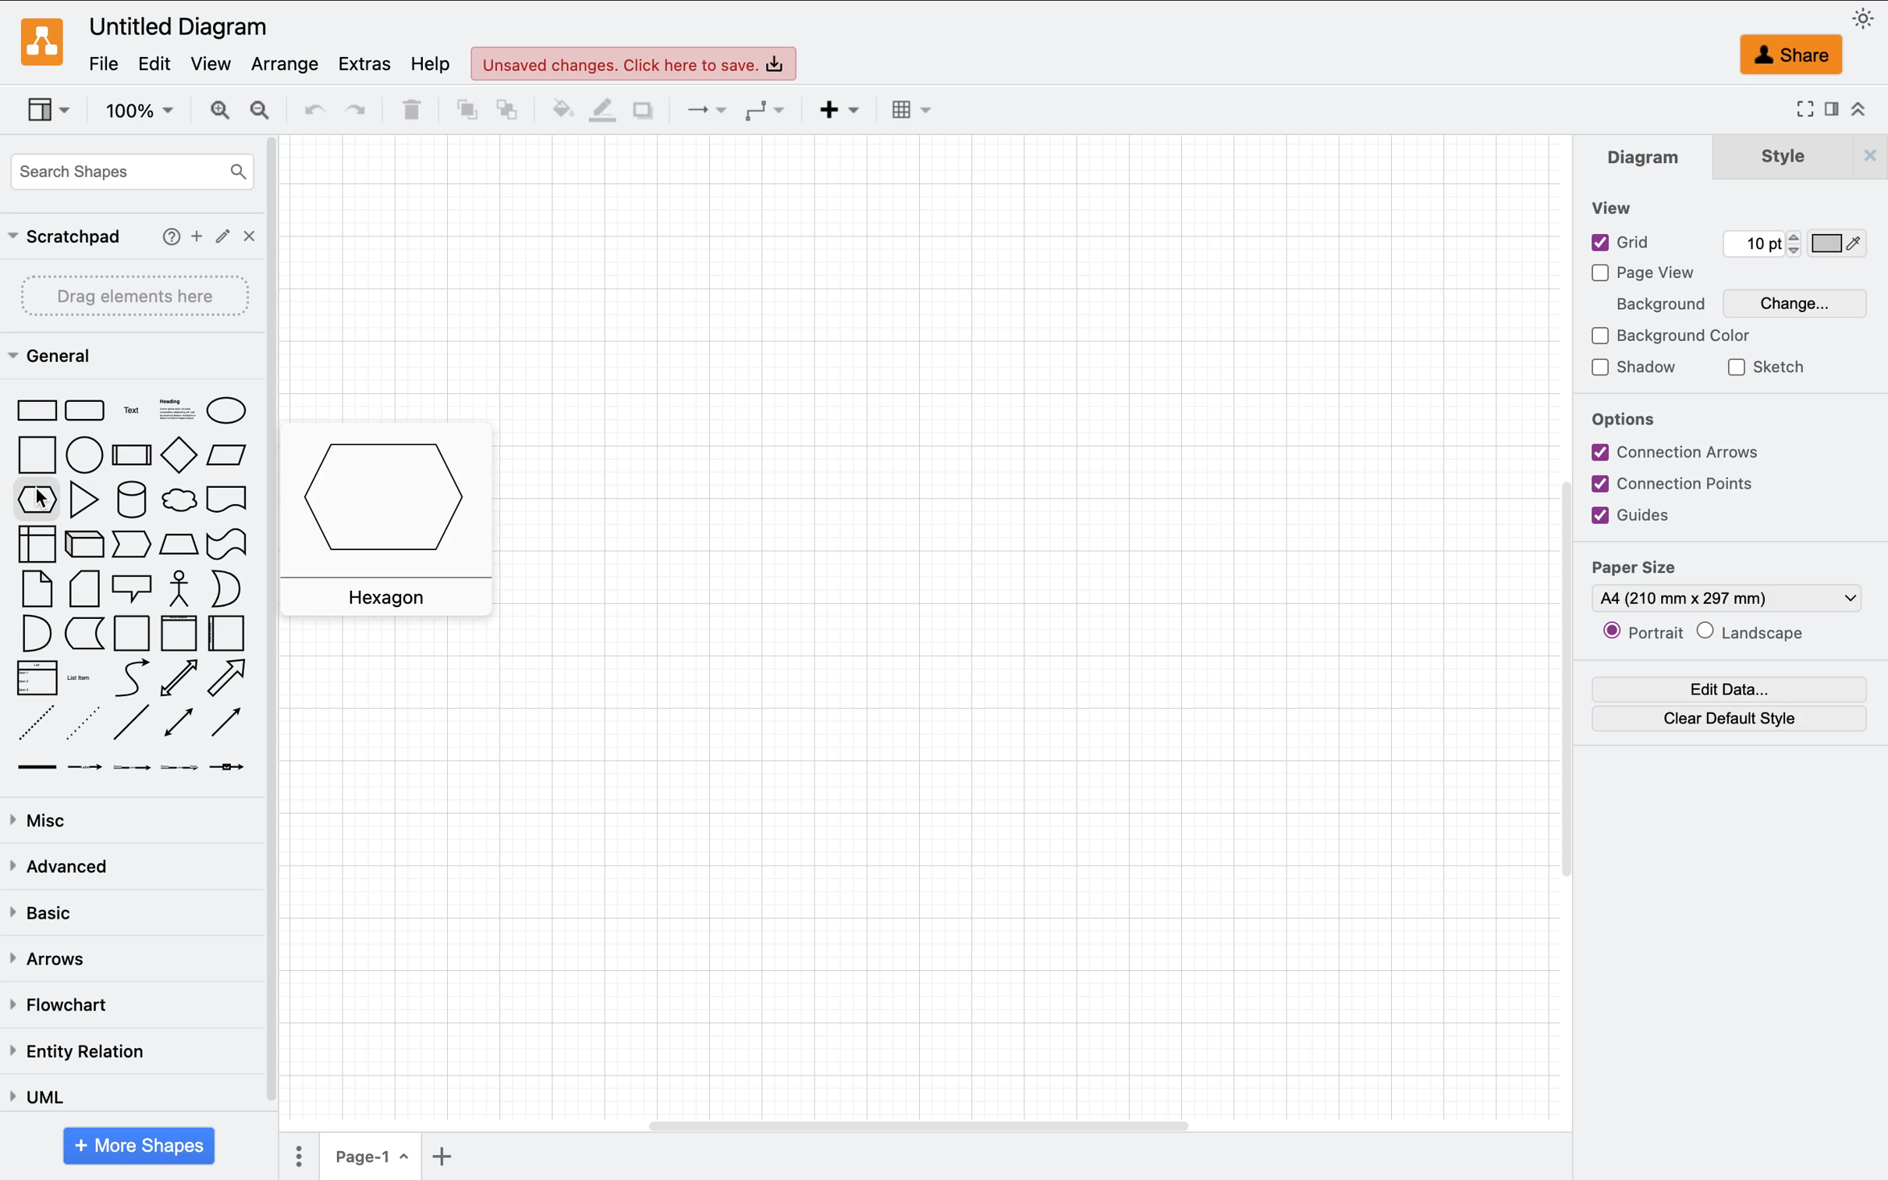 This screenshot has height=1180, width=1888. What do you see at coordinates (101, 63) in the screenshot?
I see `file` at bounding box center [101, 63].